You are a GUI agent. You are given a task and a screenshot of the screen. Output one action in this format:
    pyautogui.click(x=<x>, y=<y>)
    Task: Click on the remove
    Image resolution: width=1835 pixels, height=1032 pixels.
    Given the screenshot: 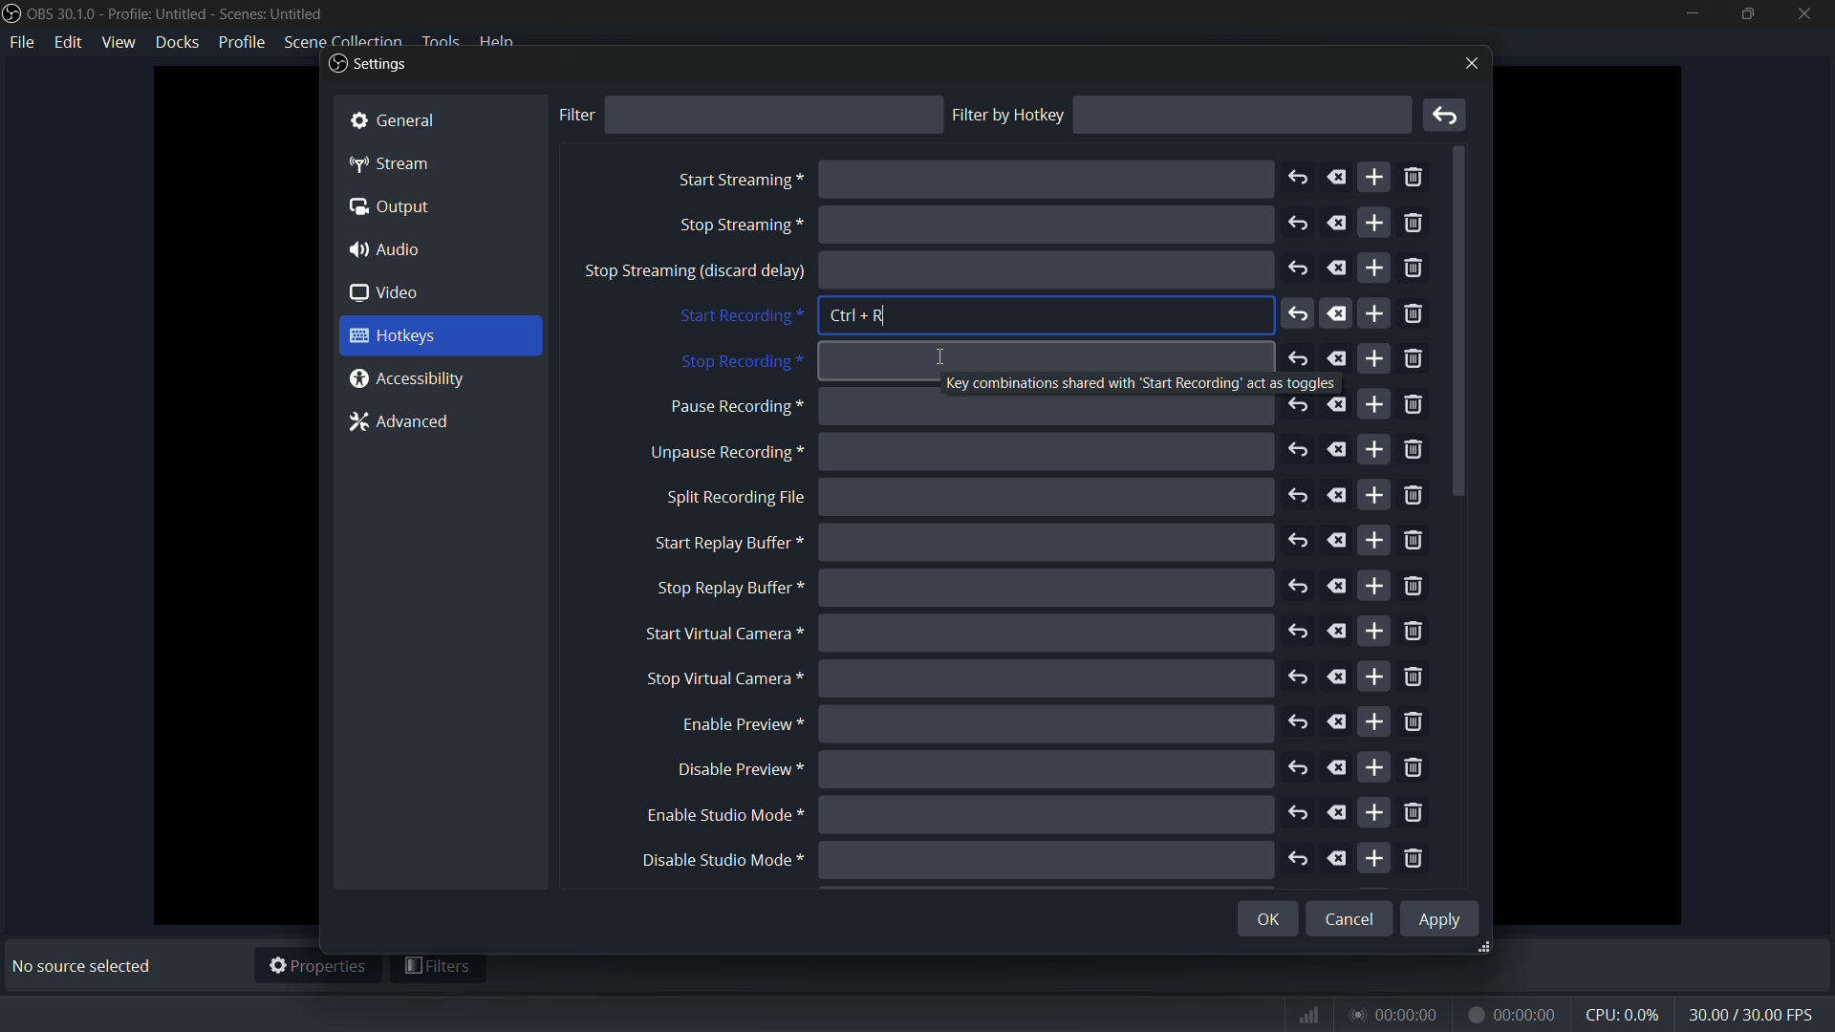 What is the action you would take?
    pyautogui.click(x=1413, y=452)
    